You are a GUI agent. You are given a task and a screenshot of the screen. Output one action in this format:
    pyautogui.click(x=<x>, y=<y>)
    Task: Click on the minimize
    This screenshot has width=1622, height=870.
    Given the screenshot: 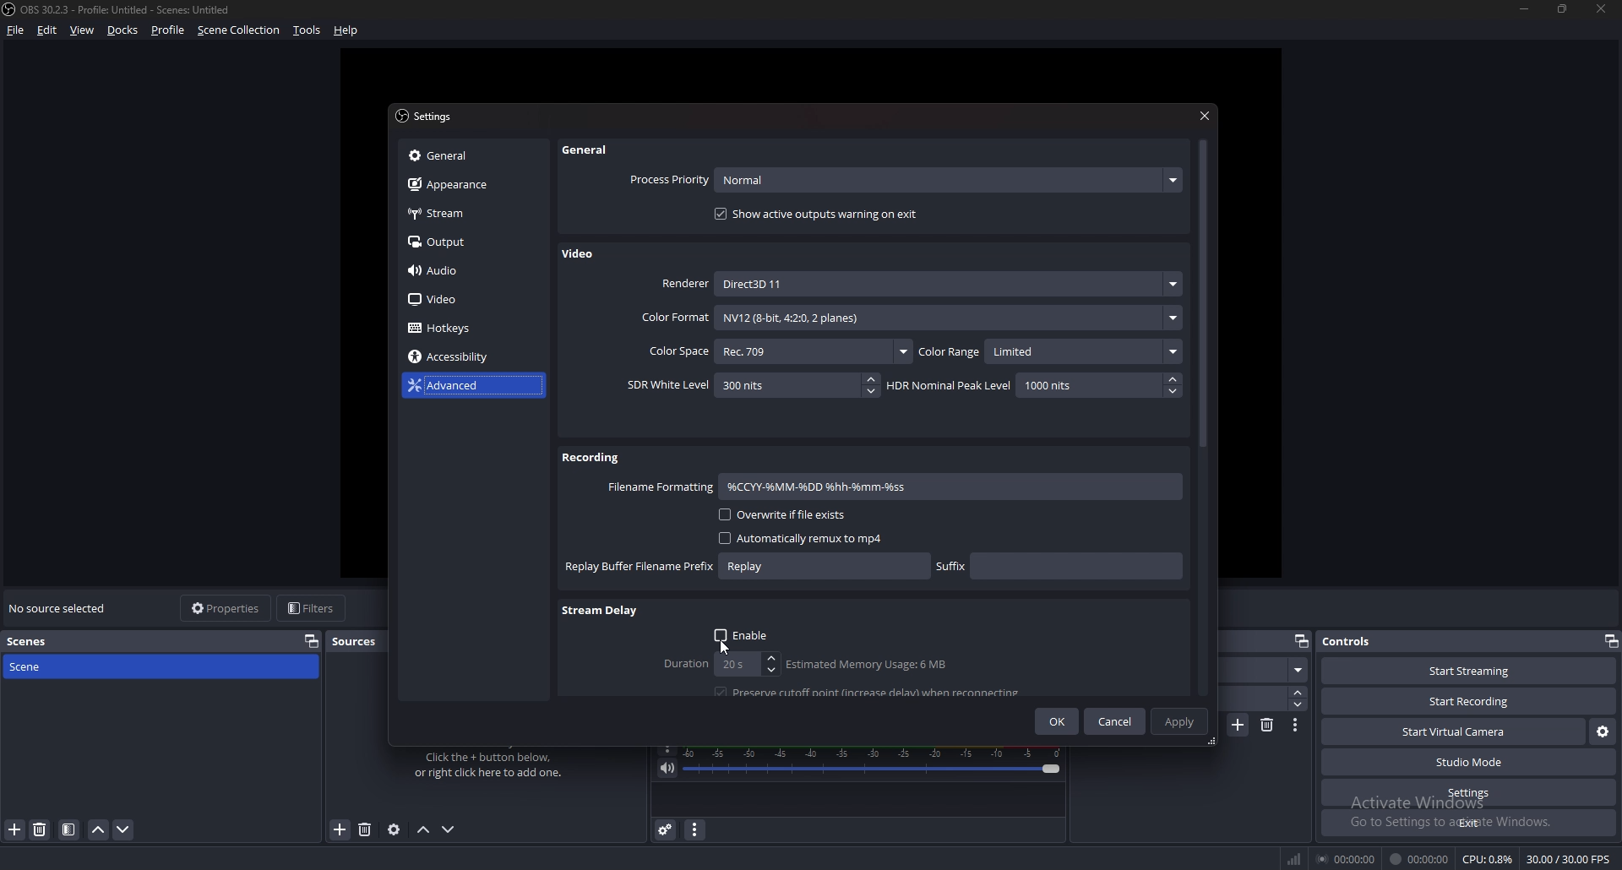 What is the action you would take?
    pyautogui.click(x=1524, y=8)
    